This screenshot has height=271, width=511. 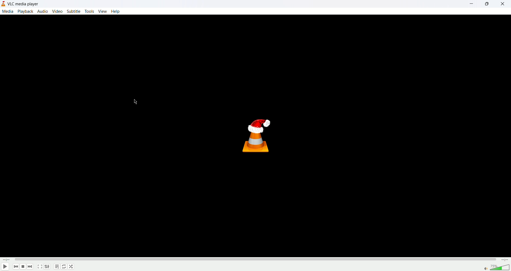 I want to click on elapsed time, so click(x=7, y=260).